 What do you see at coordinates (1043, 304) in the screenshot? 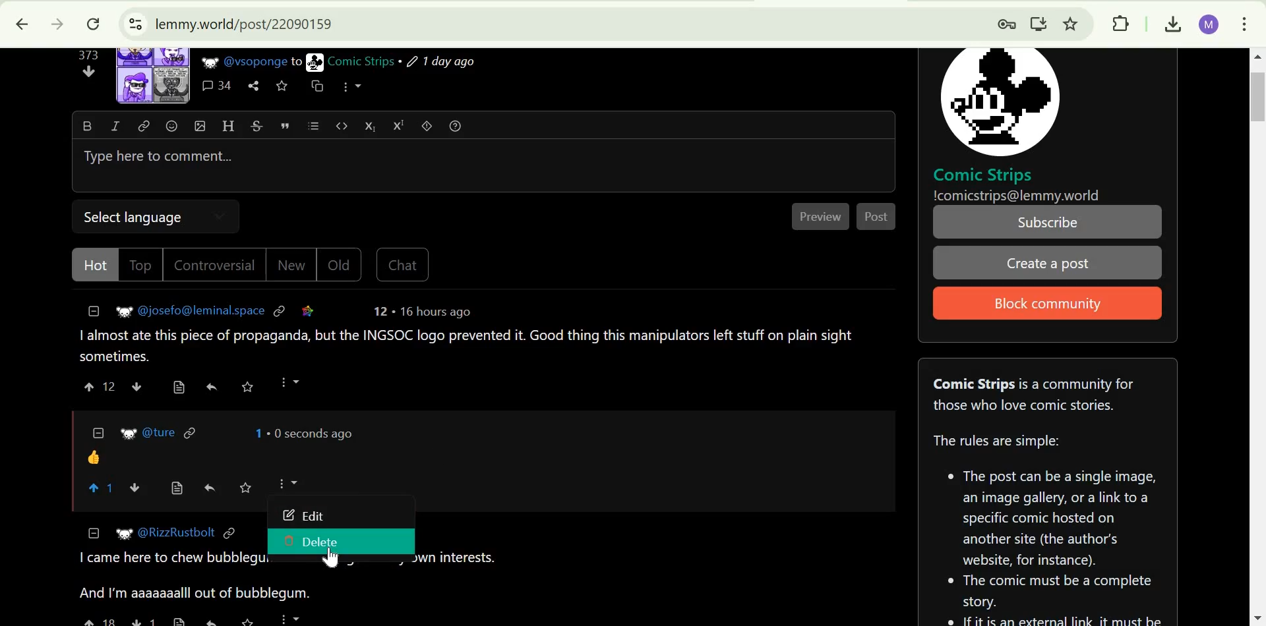
I see `Block community` at bounding box center [1043, 304].